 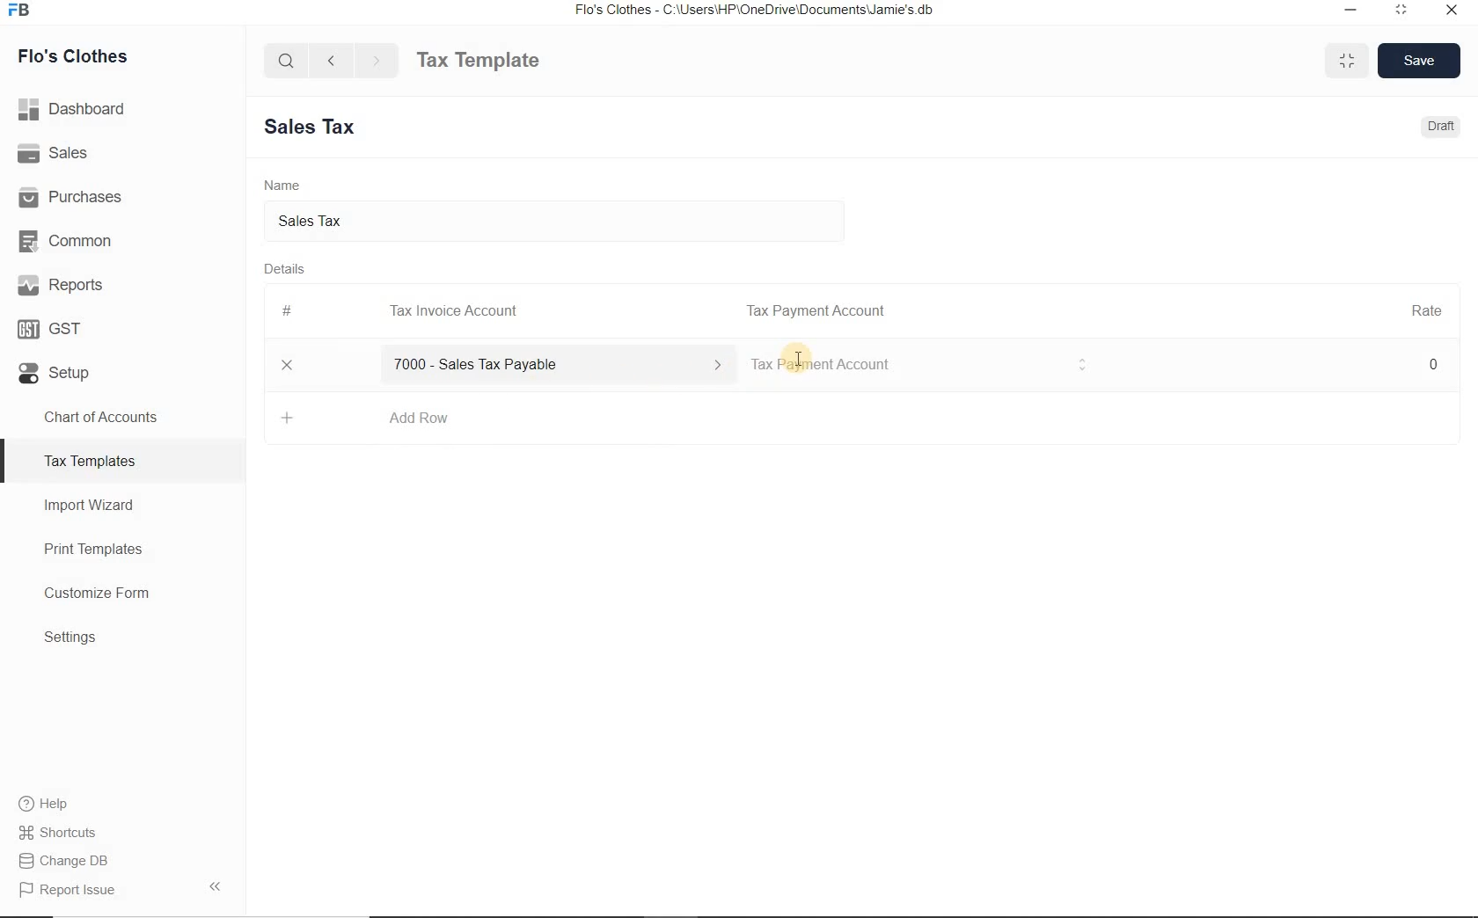 What do you see at coordinates (122, 152) in the screenshot?
I see `Sales` at bounding box center [122, 152].